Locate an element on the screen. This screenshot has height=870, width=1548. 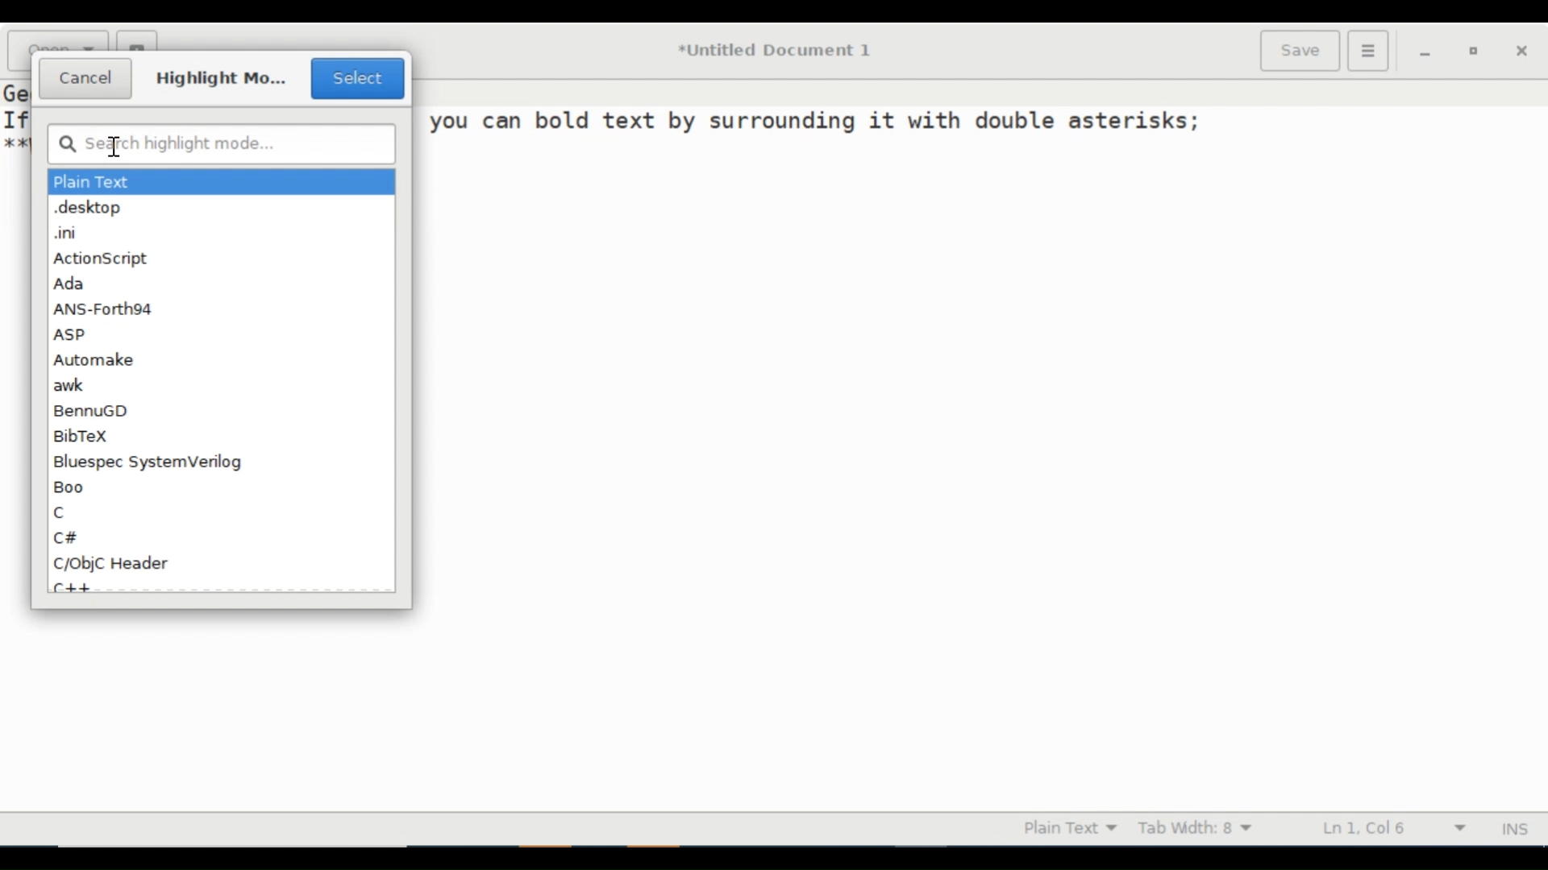
typing cursor is located at coordinates (114, 149).